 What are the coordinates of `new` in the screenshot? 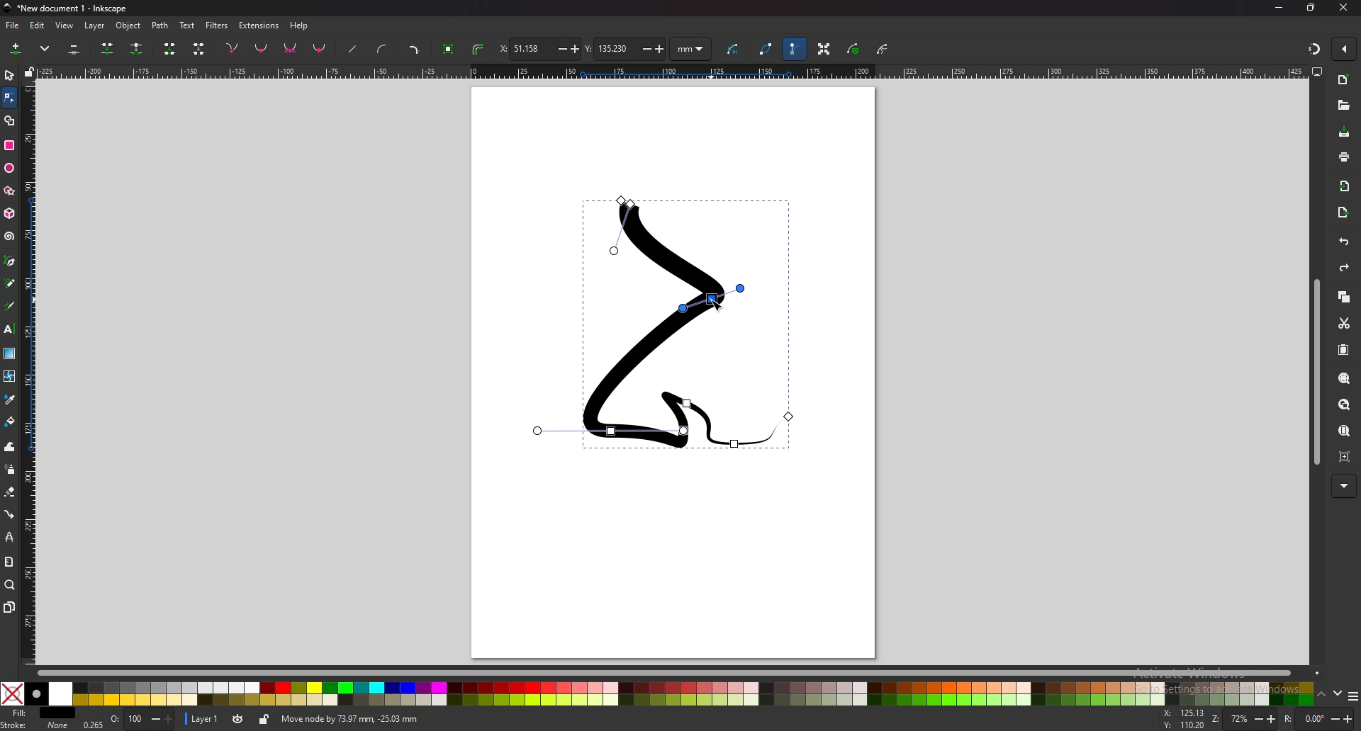 It's located at (1343, 80).